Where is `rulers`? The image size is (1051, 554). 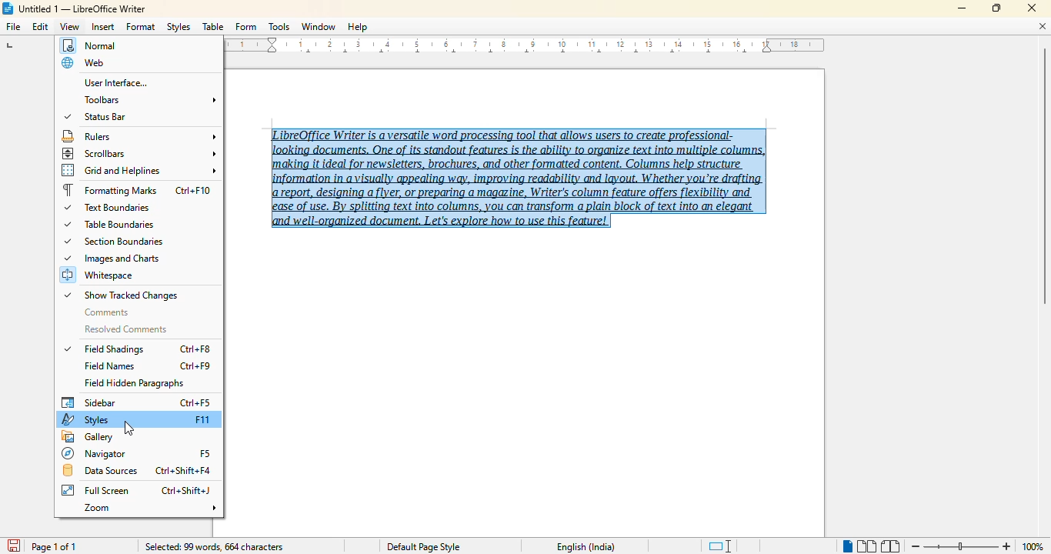 rulers is located at coordinates (139, 135).